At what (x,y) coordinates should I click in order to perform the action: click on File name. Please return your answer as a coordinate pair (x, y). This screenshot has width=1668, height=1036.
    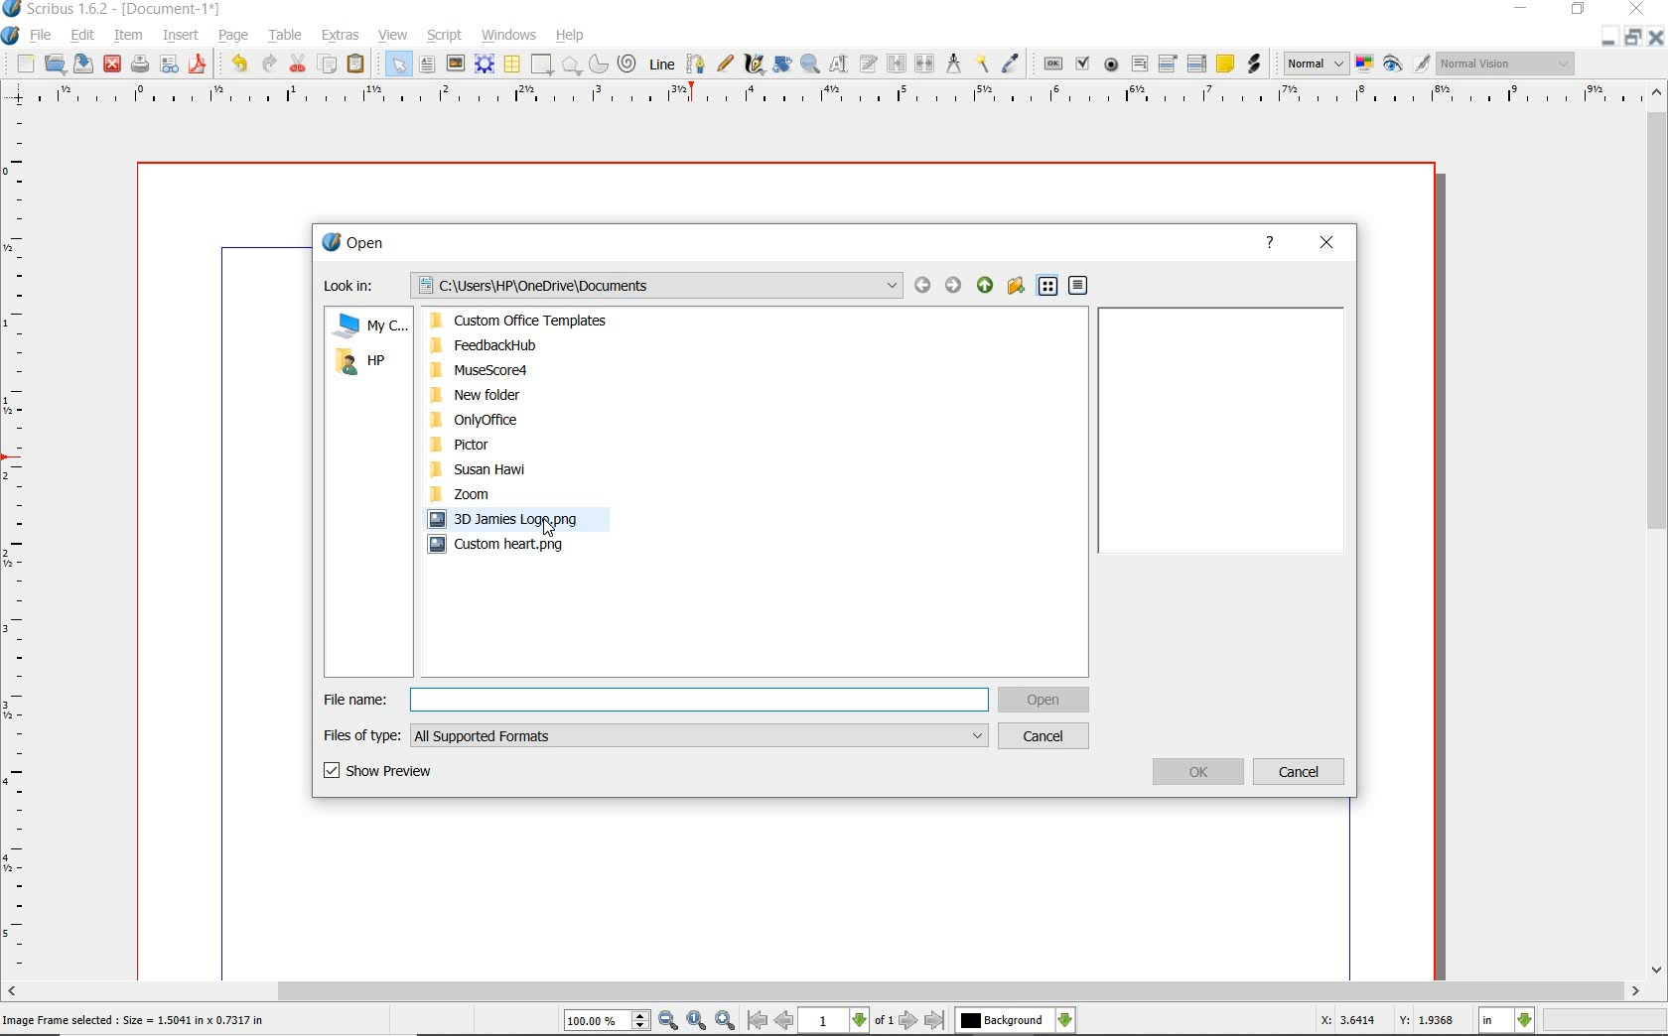
    Looking at the image, I should click on (655, 700).